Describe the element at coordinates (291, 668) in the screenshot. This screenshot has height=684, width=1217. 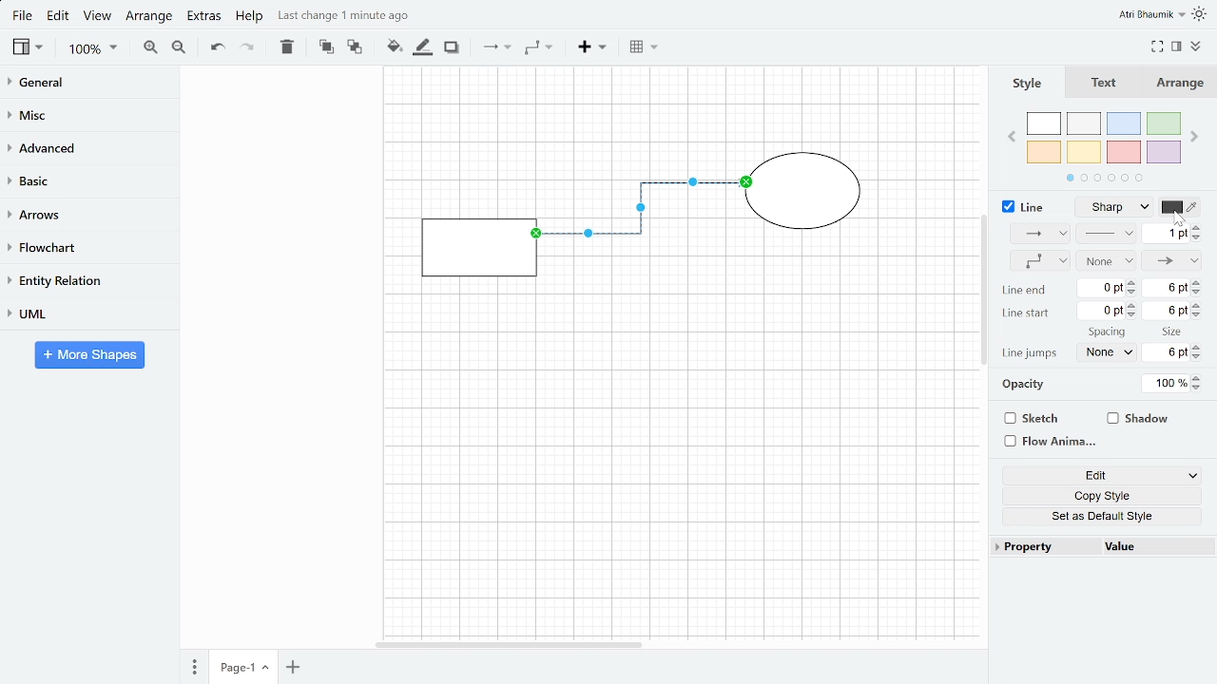
I see `Current page` at that location.